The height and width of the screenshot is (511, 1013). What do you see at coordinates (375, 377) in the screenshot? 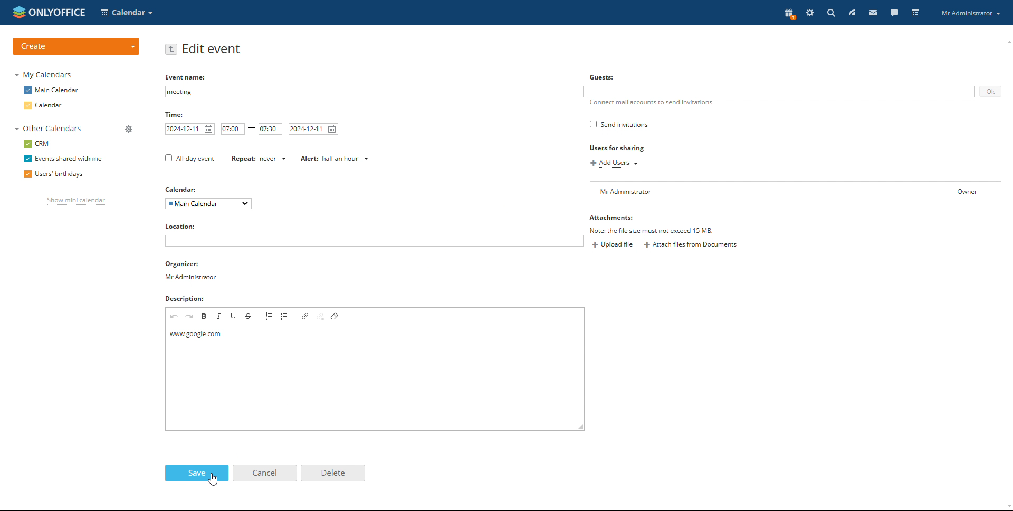
I see `event description` at bounding box center [375, 377].